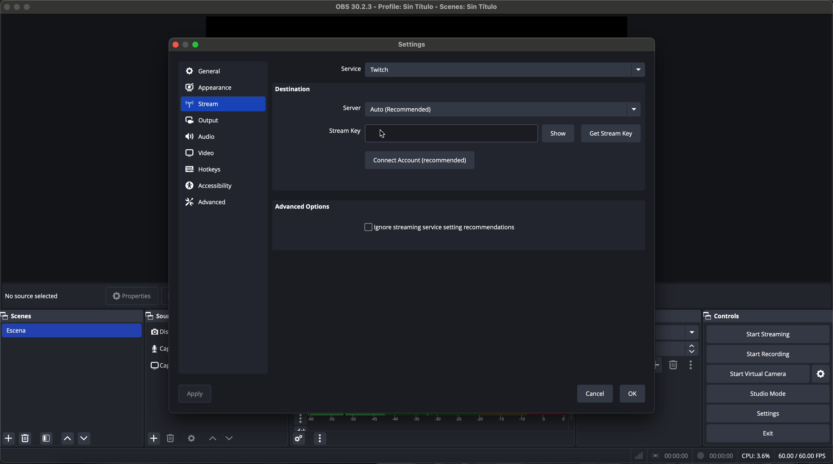 The image size is (833, 464). Describe the element at coordinates (298, 440) in the screenshot. I see `advanced audio properties` at that location.